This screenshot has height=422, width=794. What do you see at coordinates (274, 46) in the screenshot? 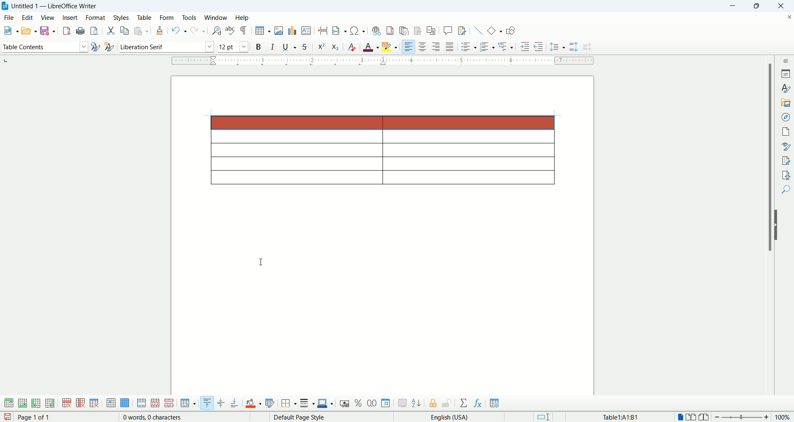
I see `italic` at bounding box center [274, 46].